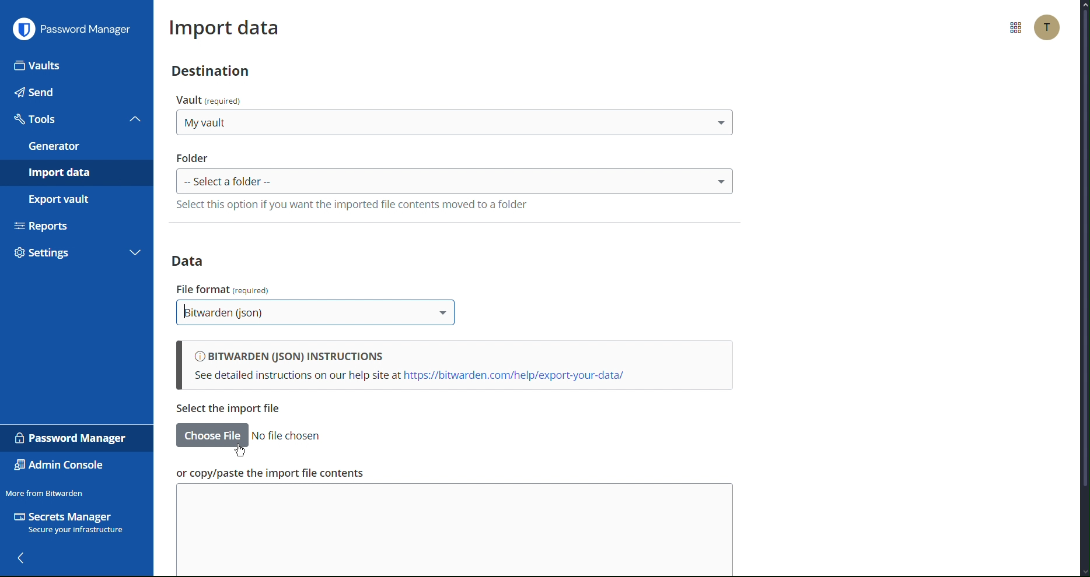 This screenshot has height=577, width=1090. Describe the element at coordinates (212, 99) in the screenshot. I see `vault` at that location.